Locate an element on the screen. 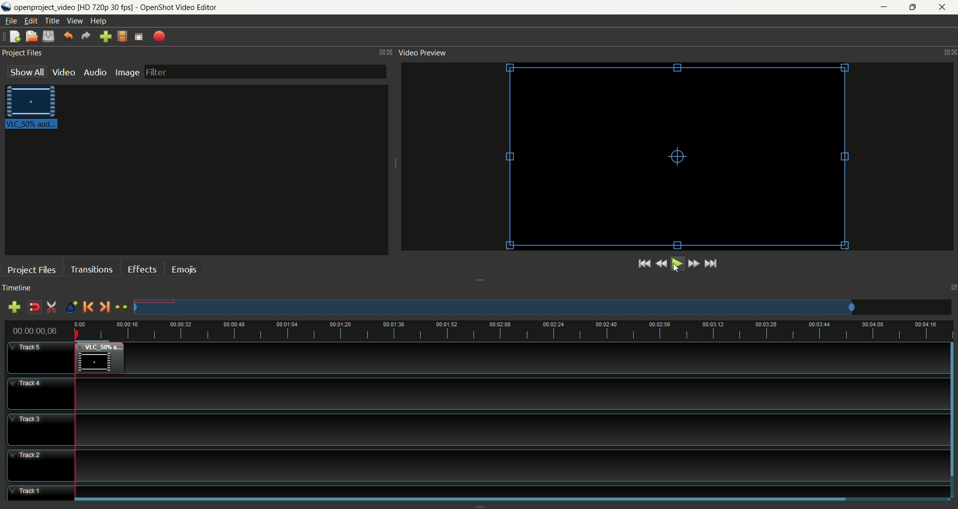 The height and width of the screenshot is (509, 958). add marker is located at coordinates (72, 307).